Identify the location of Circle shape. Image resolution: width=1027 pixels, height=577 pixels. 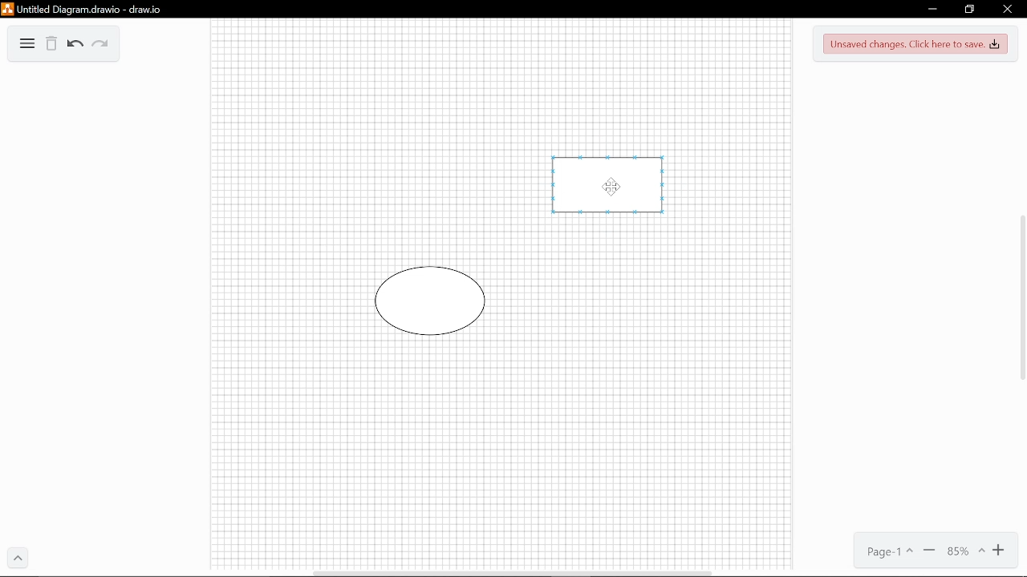
(432, 301).